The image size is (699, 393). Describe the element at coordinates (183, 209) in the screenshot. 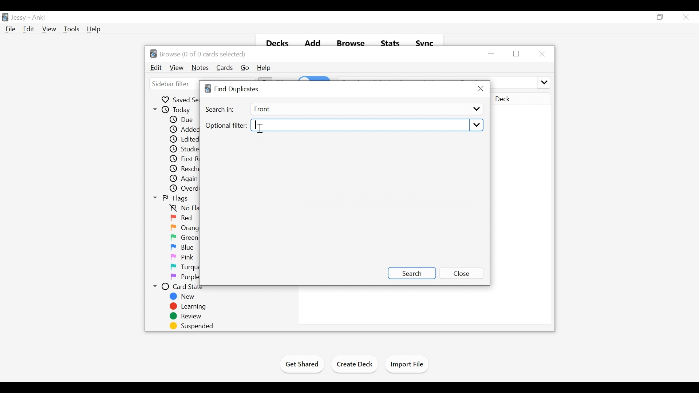

I see `No flag` at that location.